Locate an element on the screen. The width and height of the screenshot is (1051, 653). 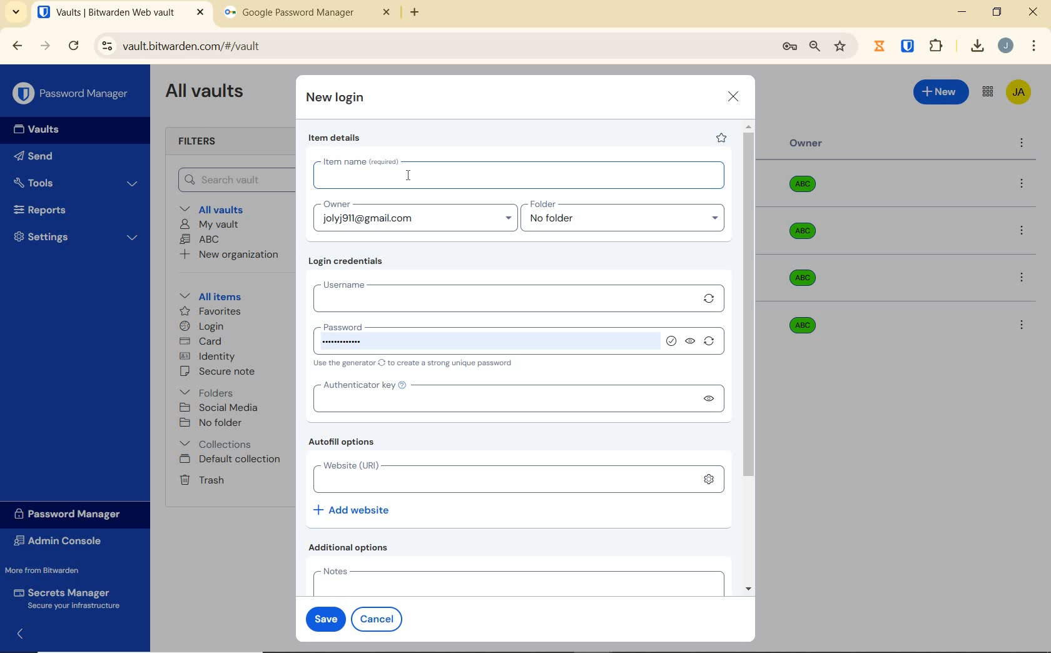
toggle between admin console and password manager is located at coordinates (987, 93).